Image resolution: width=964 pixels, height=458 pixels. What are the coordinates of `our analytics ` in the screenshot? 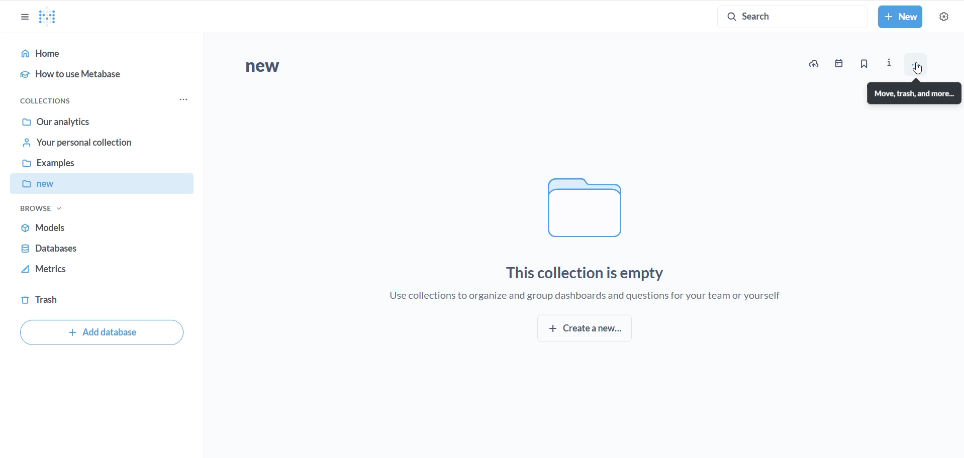 It's located at (94, 121).